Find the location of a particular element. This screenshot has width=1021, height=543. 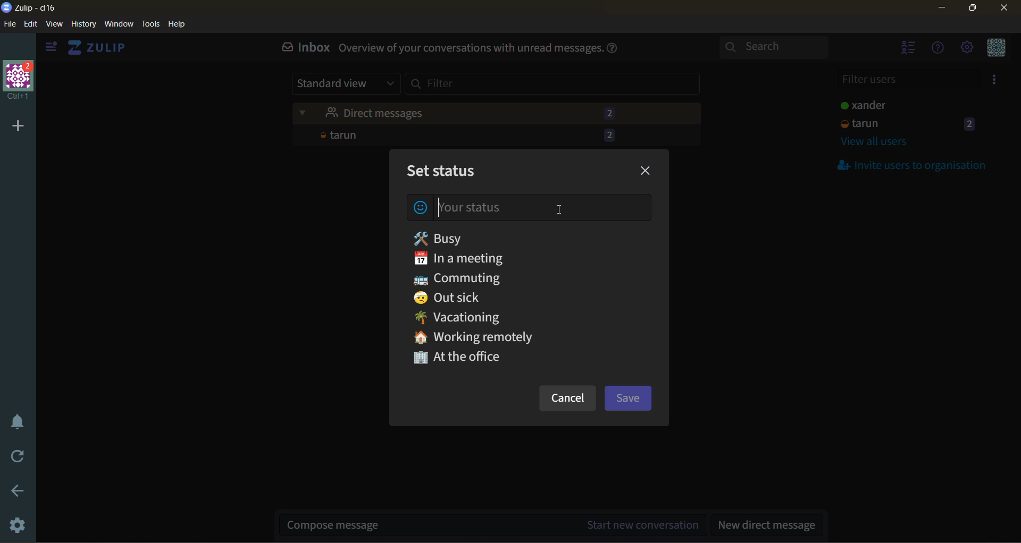

reload is located at coordinates (17, 457).